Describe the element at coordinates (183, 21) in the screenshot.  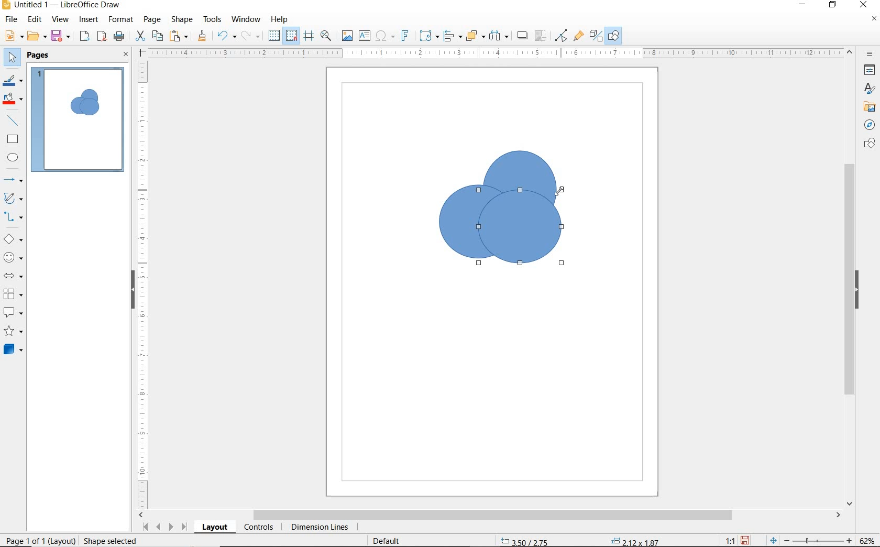
I see `SHAPE` at that location.